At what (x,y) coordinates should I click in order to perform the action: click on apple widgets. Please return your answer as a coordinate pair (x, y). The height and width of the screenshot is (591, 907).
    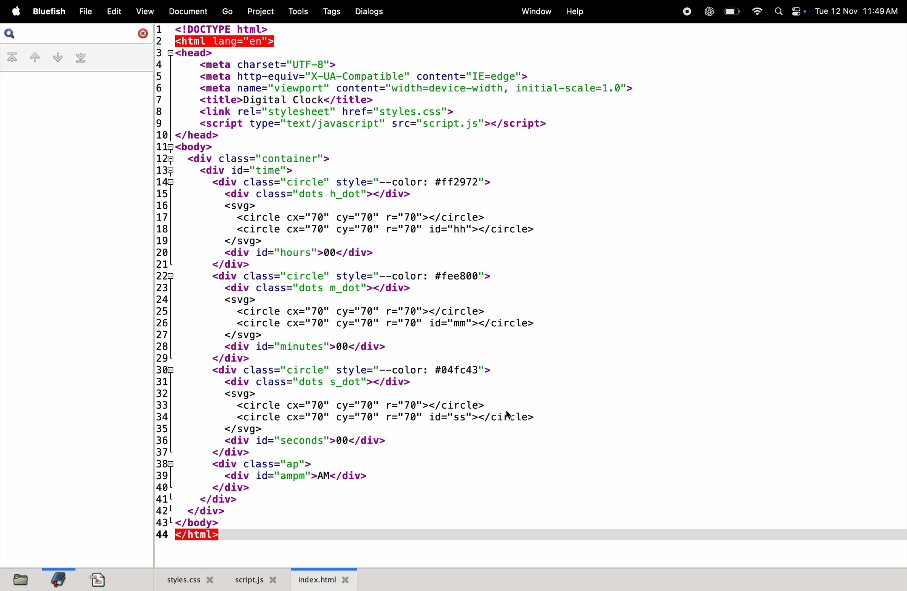
    Looking at the image, I should click on (791, 11).